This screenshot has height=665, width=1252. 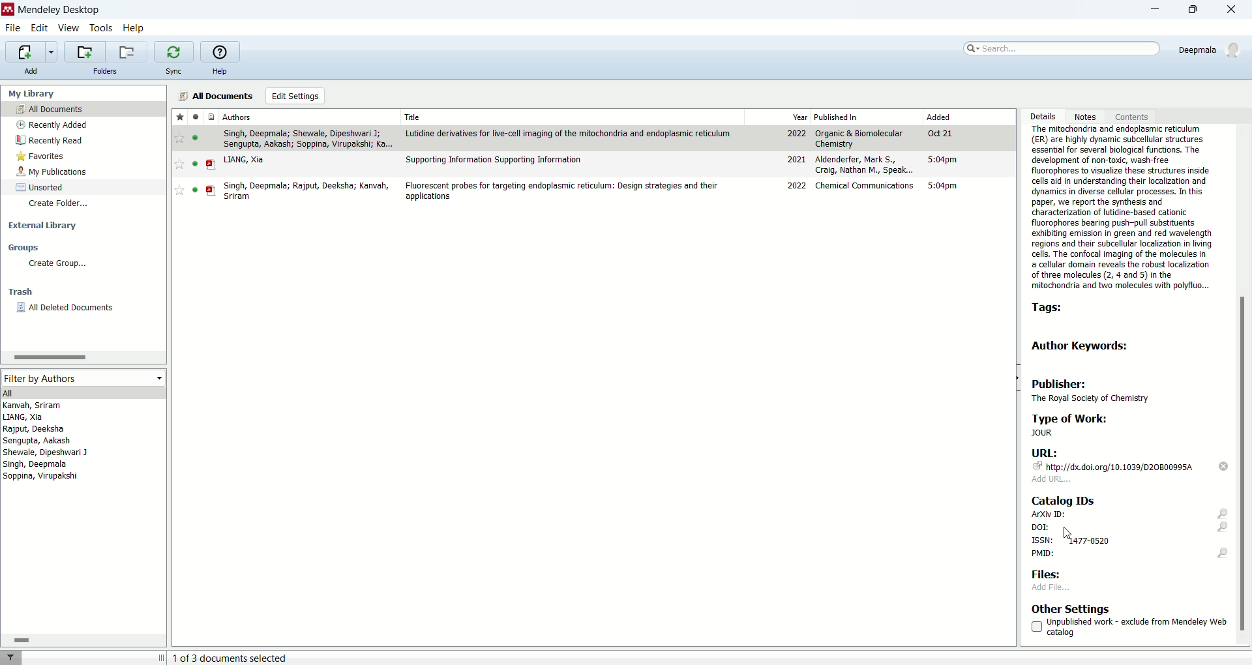 I want to click on singh, deepmala, so click(x=37, y=464).